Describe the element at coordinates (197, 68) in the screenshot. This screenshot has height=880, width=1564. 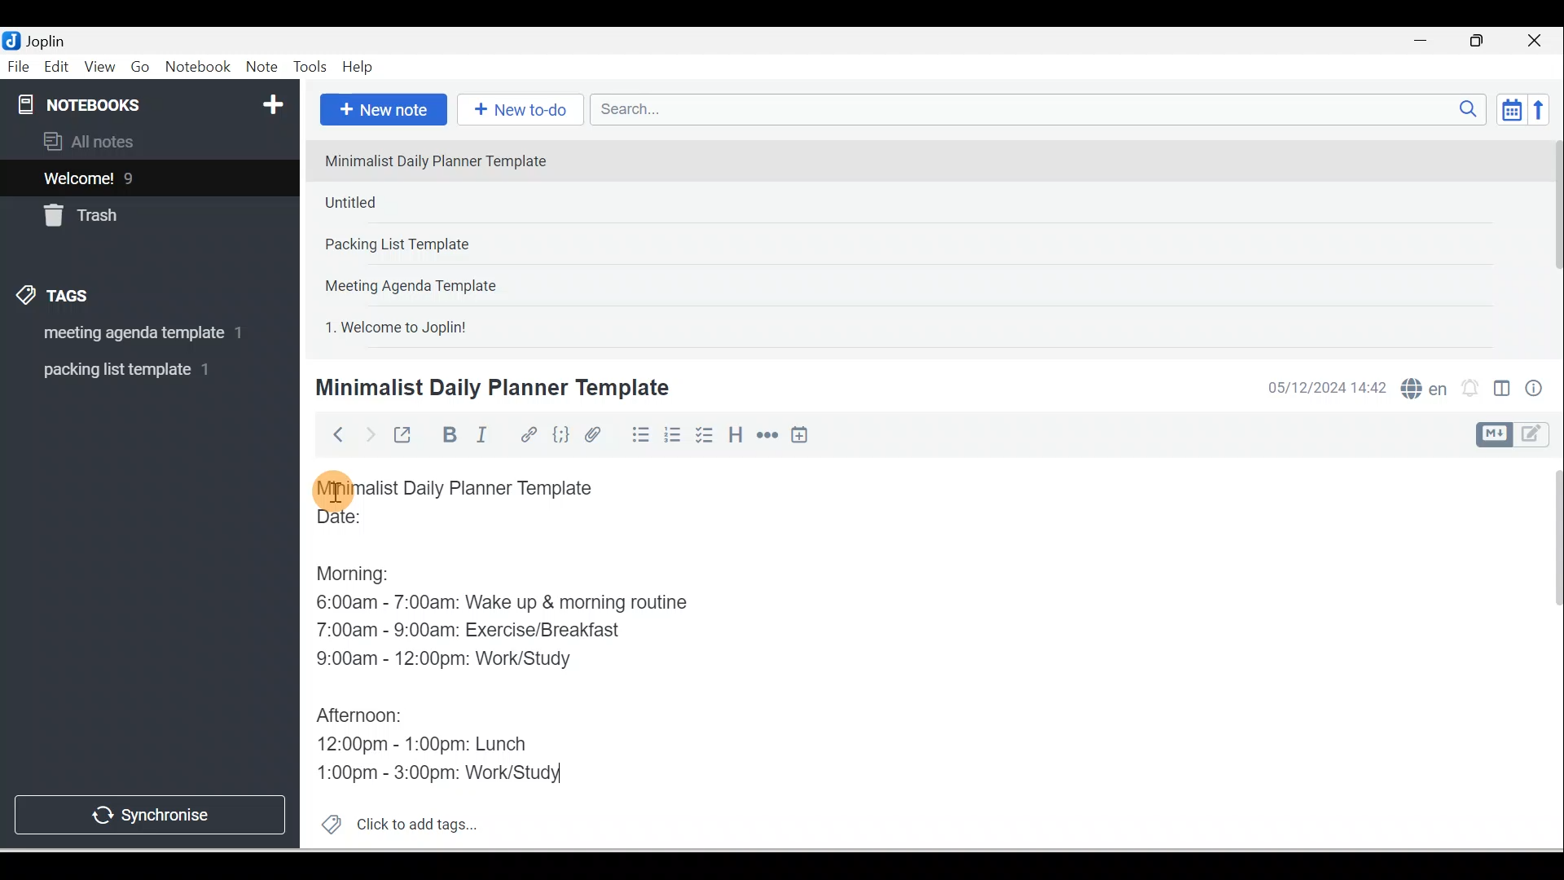
I see `Notebook` at that location.